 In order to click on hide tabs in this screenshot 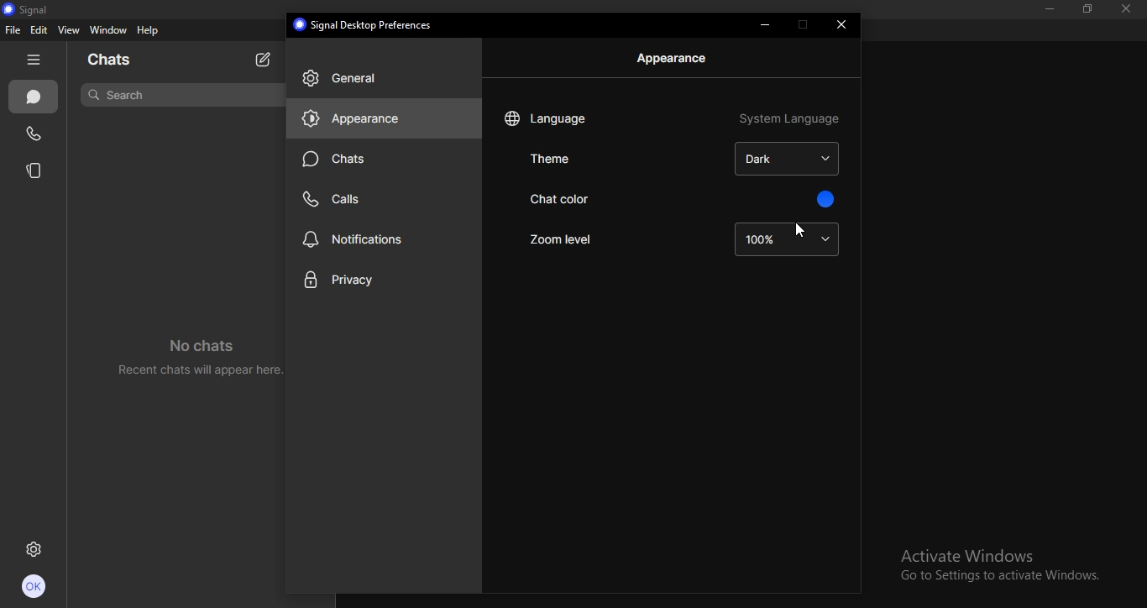, I will do `click(34, 61)`.